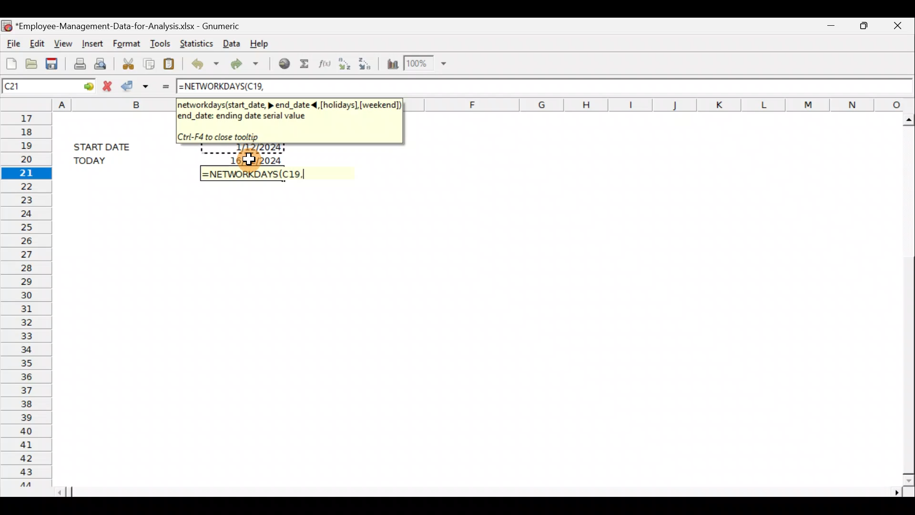 The height and width of the screenshot is (515, 915). Describe the element at coordinates (150, 62) in the screenshot. I see `Copy the selection` at that location.